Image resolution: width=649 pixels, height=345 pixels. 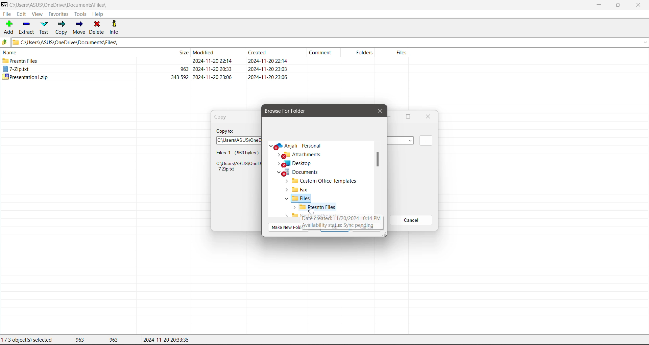 What do you see at coordinates (78, 340) in the screenshot?
I see `Total size of file(s) selected` at bounding box center [78, 340].